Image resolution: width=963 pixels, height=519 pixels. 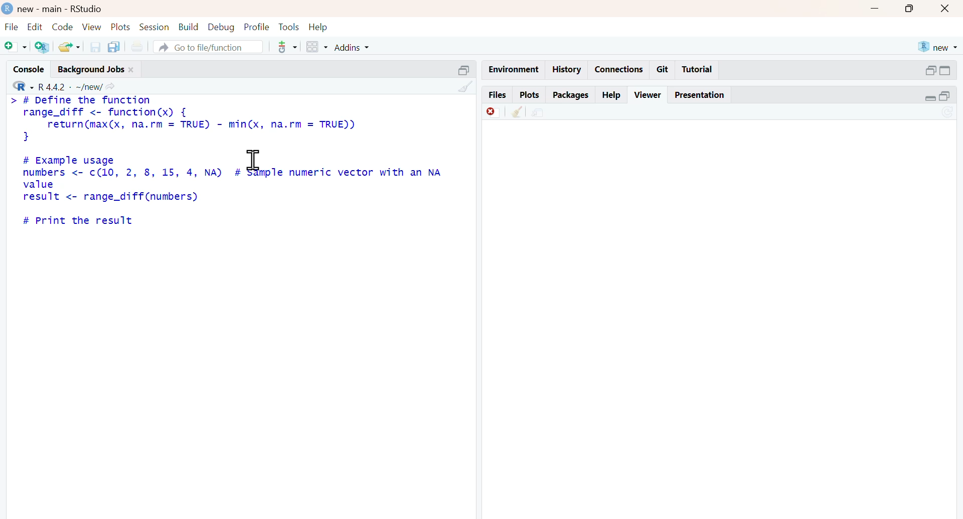 What do you see at coordinates (78, 221) in the screenshot?
I see `# Print the result` at bounding box center [78, 221].